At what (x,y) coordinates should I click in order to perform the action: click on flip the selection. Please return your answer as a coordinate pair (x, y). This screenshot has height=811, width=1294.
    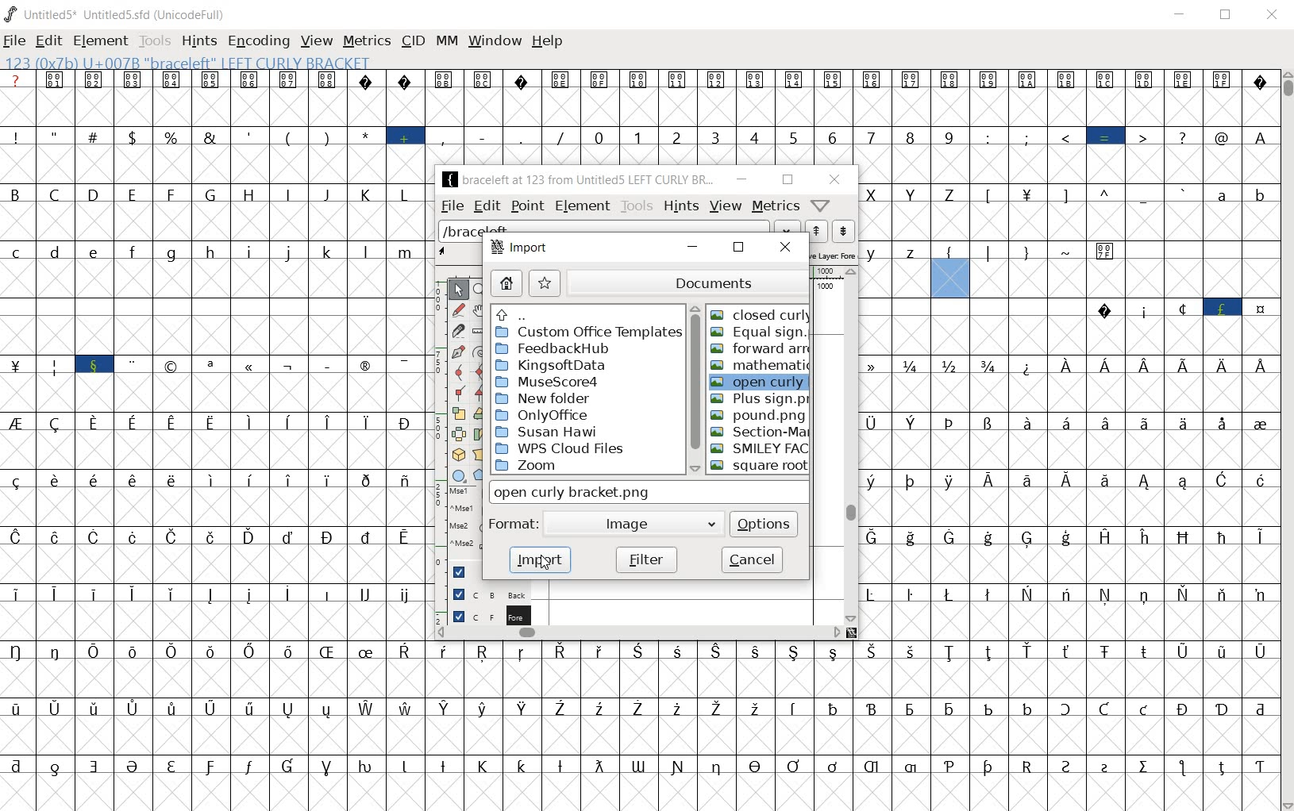
    Looking at the image, I should click on (481, 415).